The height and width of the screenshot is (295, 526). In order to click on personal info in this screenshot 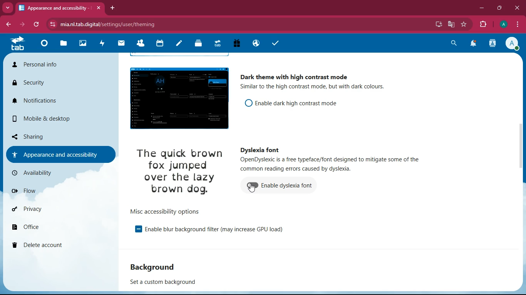, I will do `click(54, 64)`.